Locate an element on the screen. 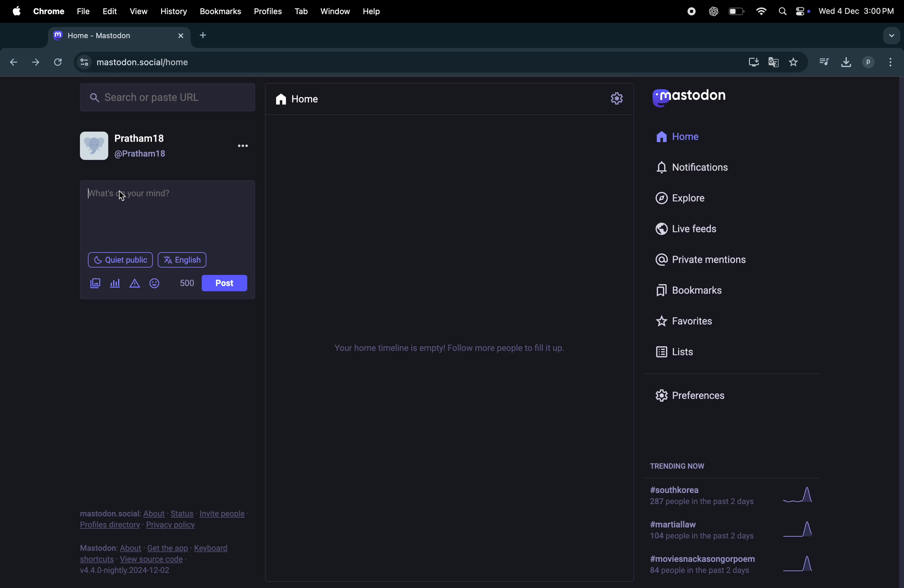 The width and height of the screenshot is (904, 588). cursor is located at coordinates (91, 193).